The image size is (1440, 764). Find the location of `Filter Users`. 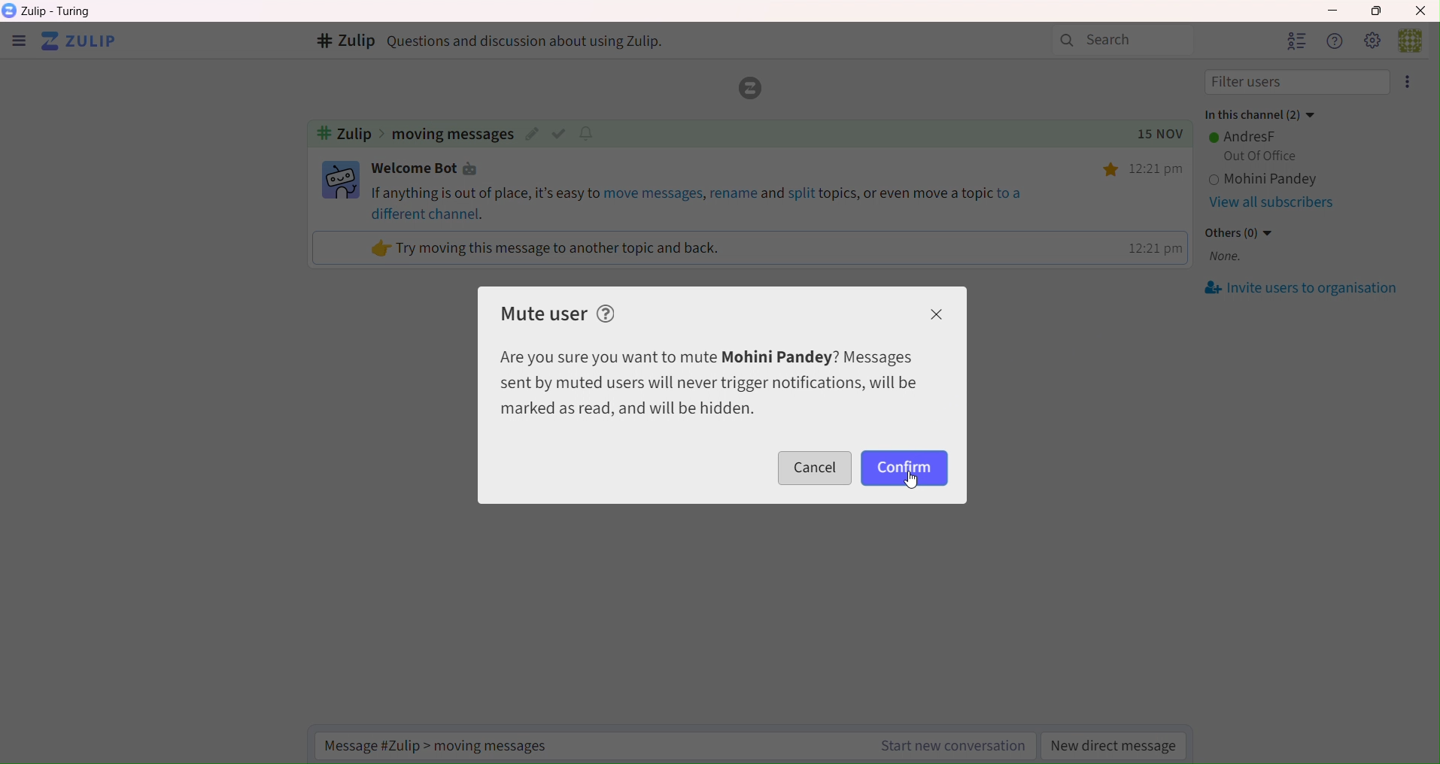

Filter Users is located at coordinates (1298, 83).